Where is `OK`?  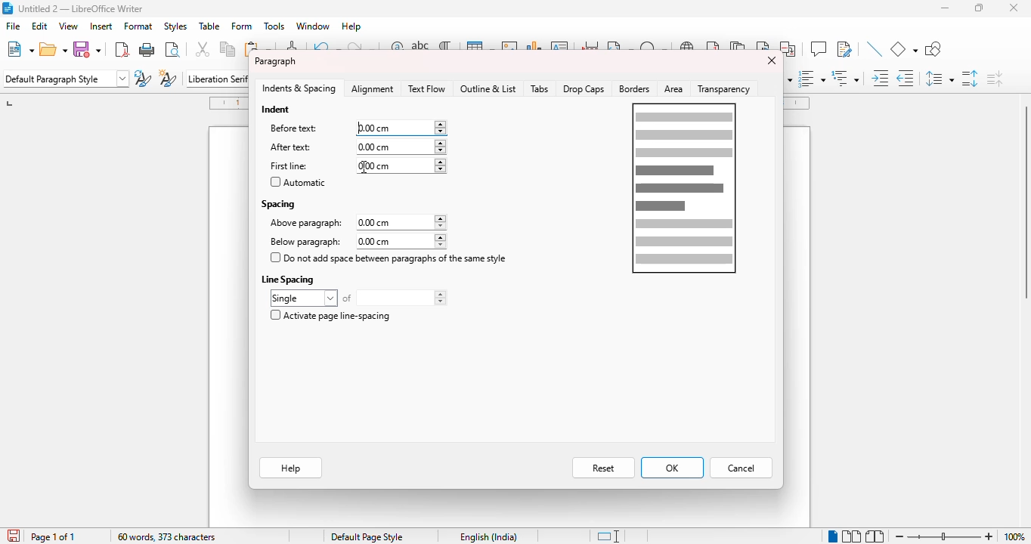 OK is located at coordinates (672, 468).